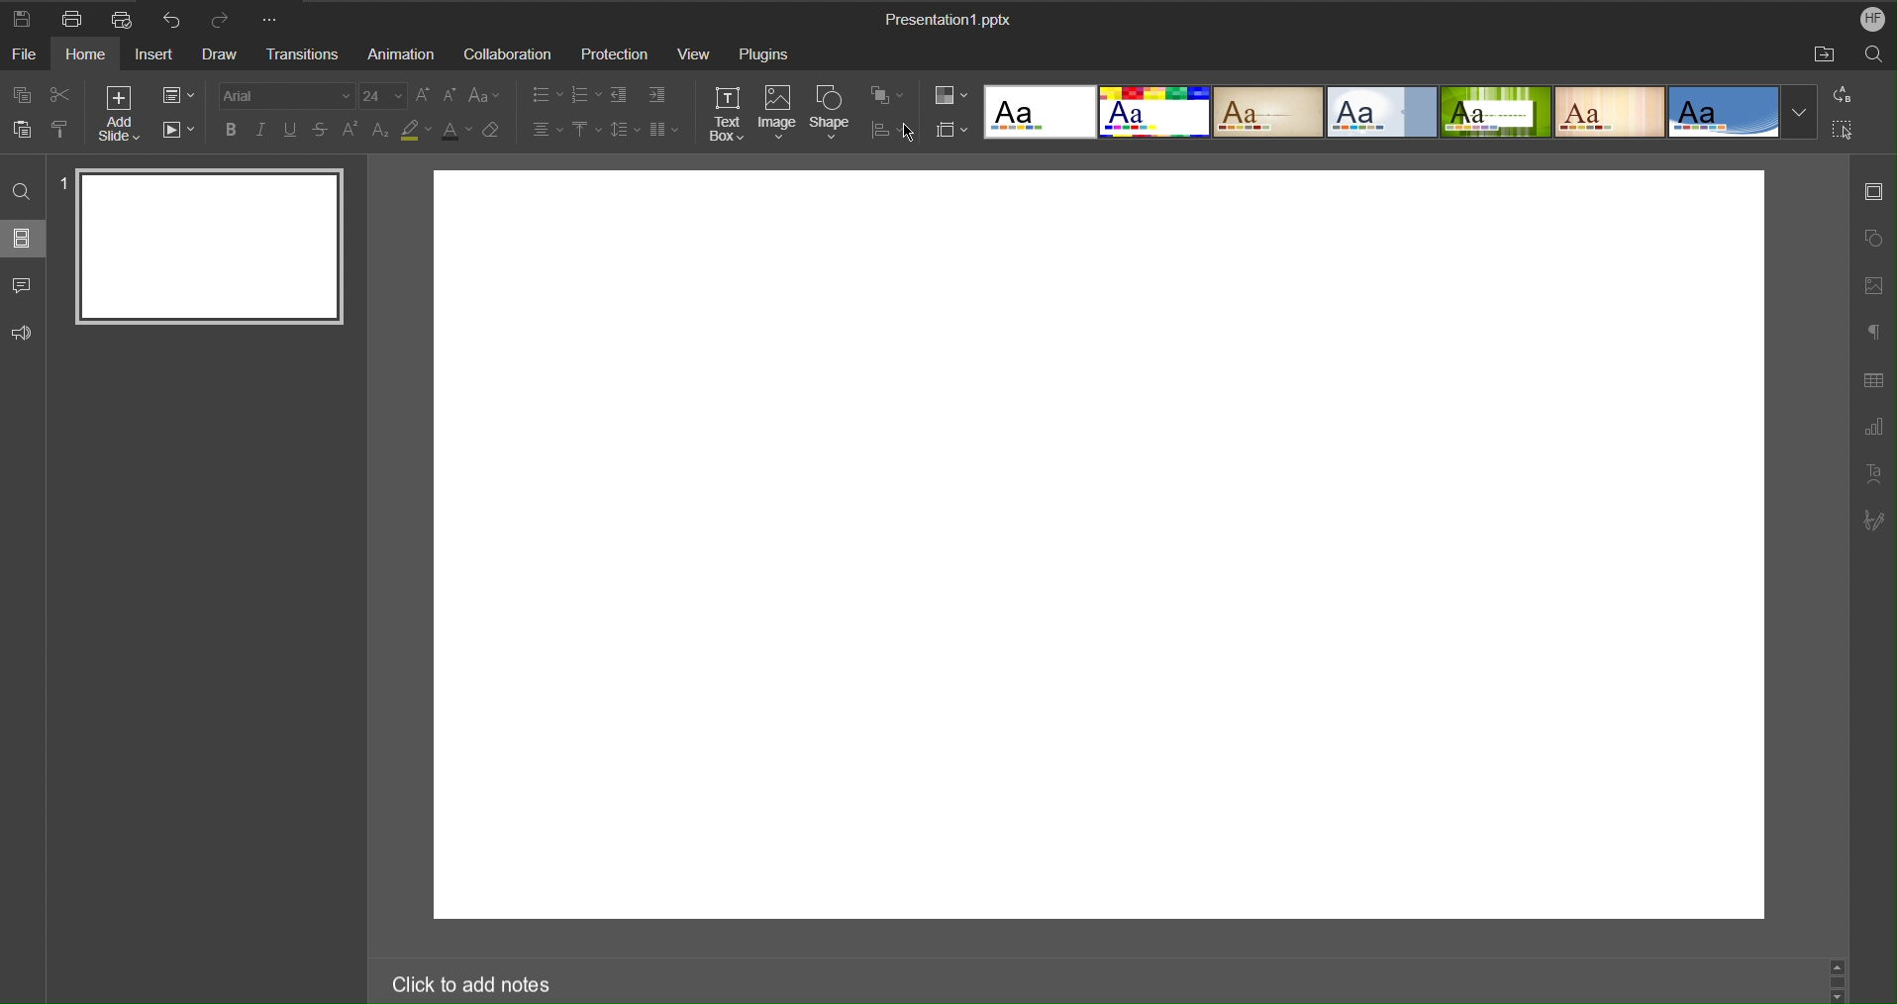 The image size is (1897, 1004). Describe the element at coordinates (1840, 95) in the screenshot. I see `Replace` at that location.